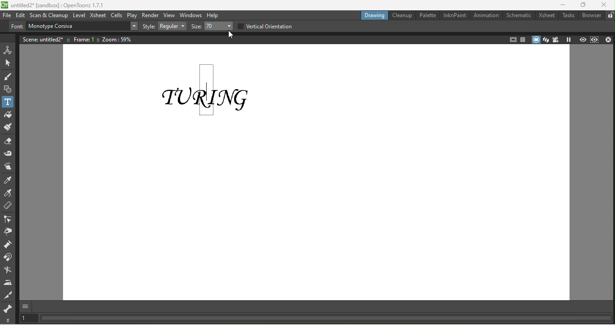  What do you see at coordinates (265, 25) in the screenshot?
I see `Vertical orientation` at bounding box center [265, 25].